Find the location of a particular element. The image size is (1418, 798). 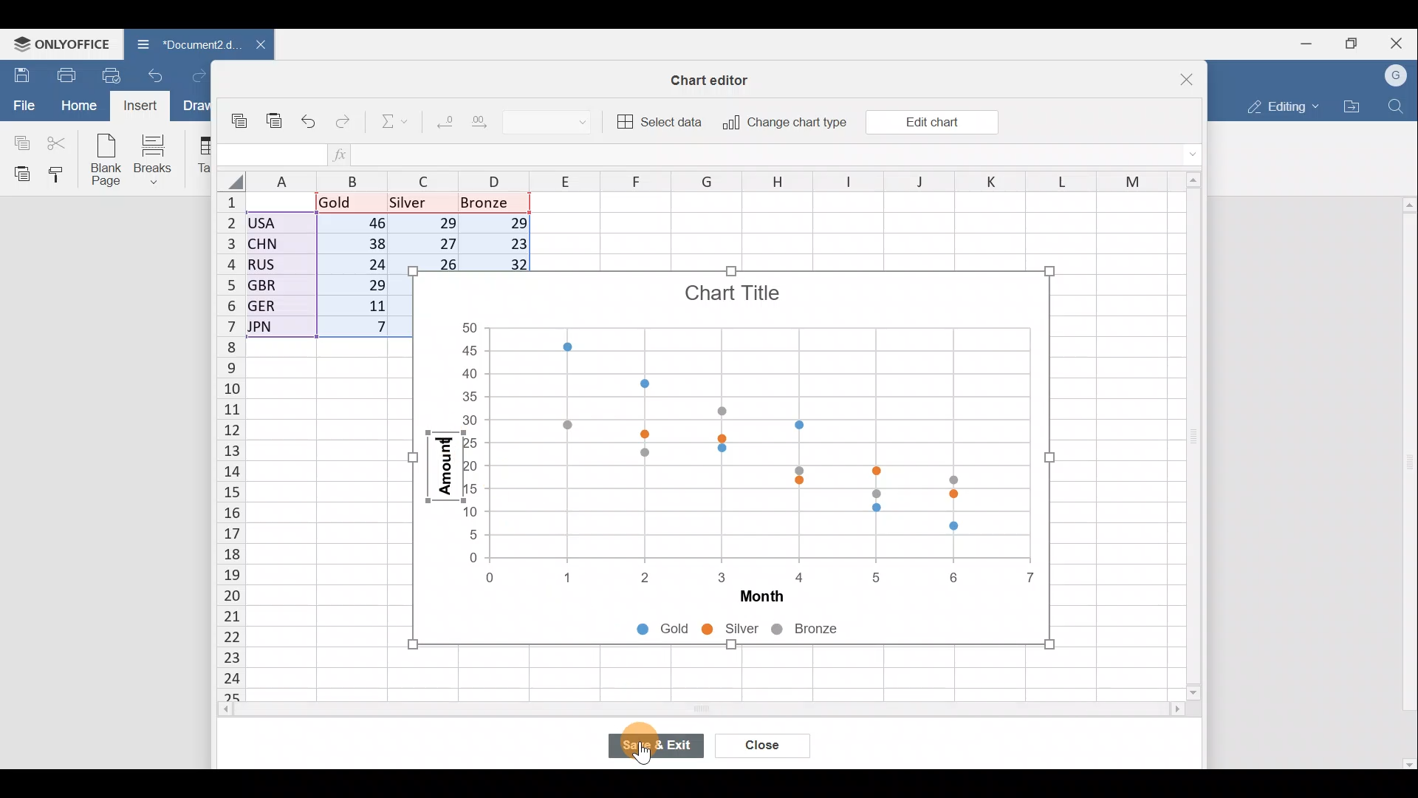

Month is located at coordinates (755, 598).